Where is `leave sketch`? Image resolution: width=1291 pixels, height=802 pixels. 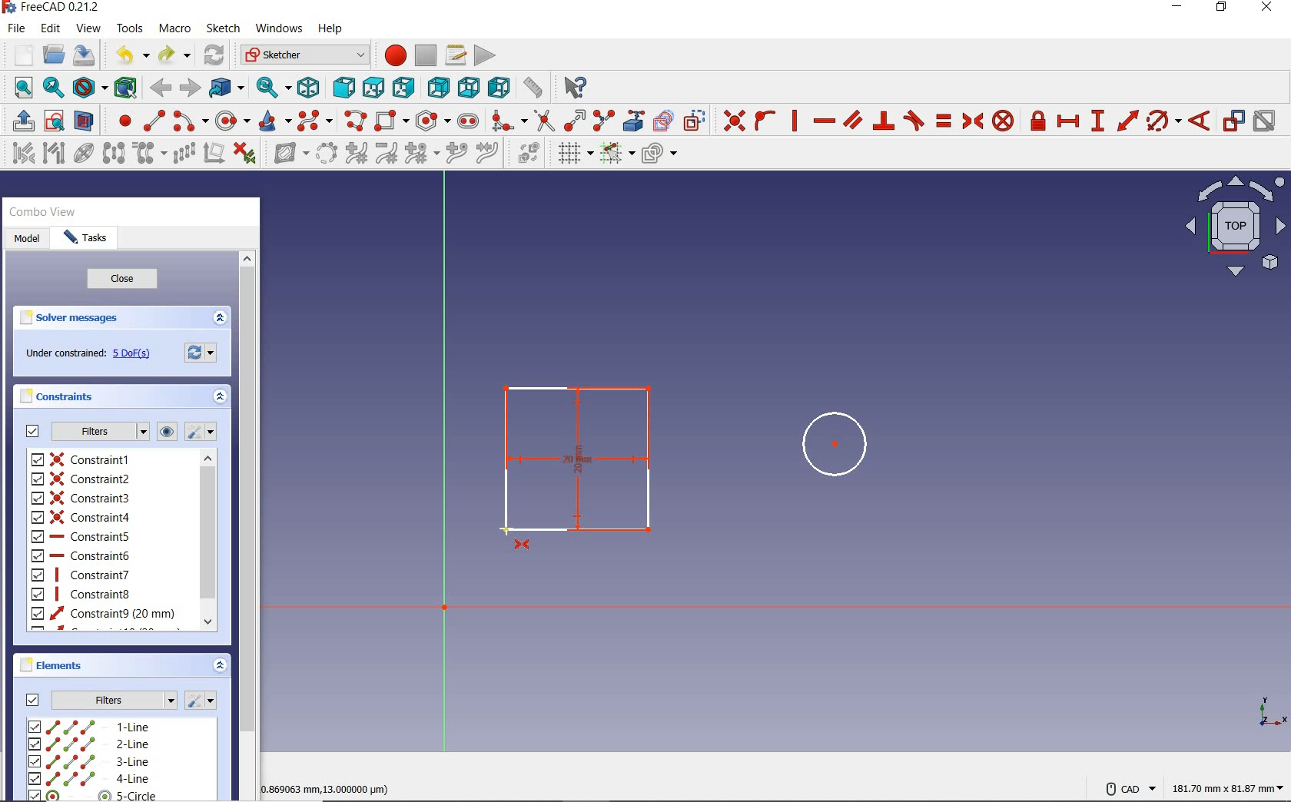
leave sketch is located at coordinates (20, 119).